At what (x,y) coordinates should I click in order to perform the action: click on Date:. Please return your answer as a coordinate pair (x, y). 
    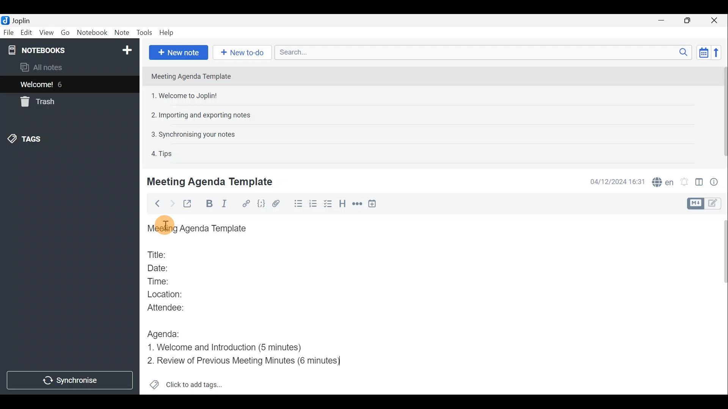
    Looking at the image, I should click on (164, 267).